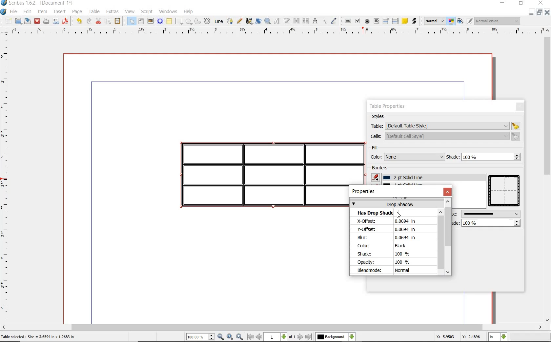 The height and width of the screenshot is (342, 551). Describe the element at coordinates (8, 21) in the screenshot. I see `new` at that location.